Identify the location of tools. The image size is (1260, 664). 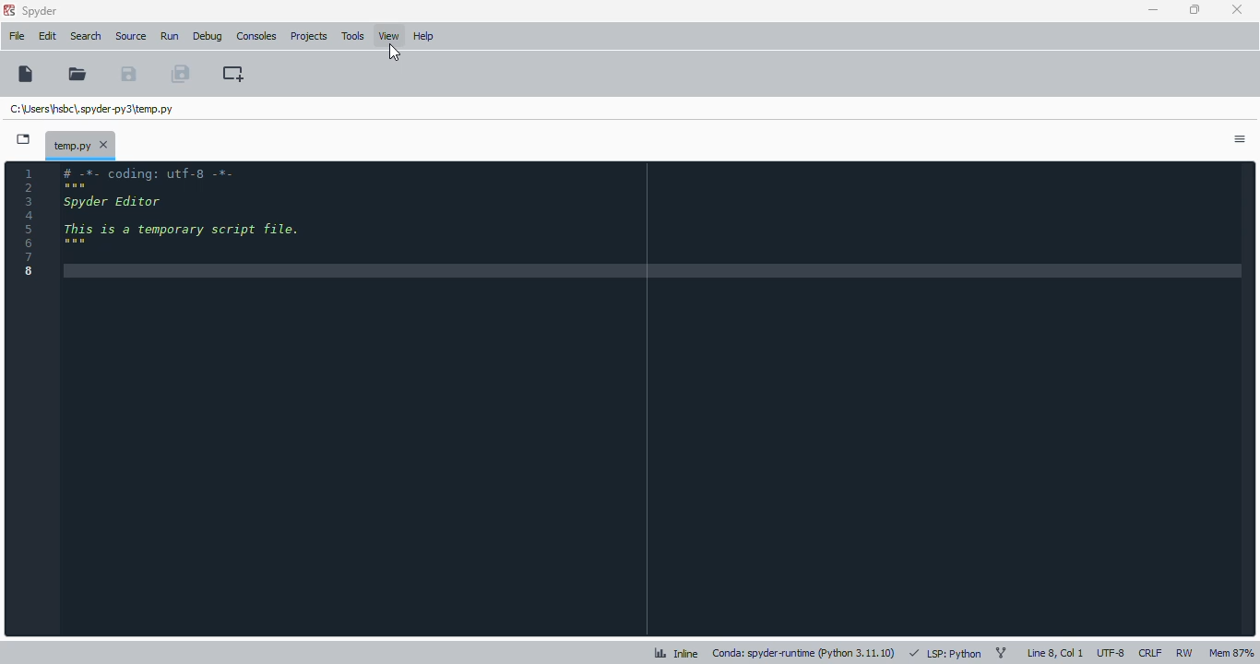
(351, 36).